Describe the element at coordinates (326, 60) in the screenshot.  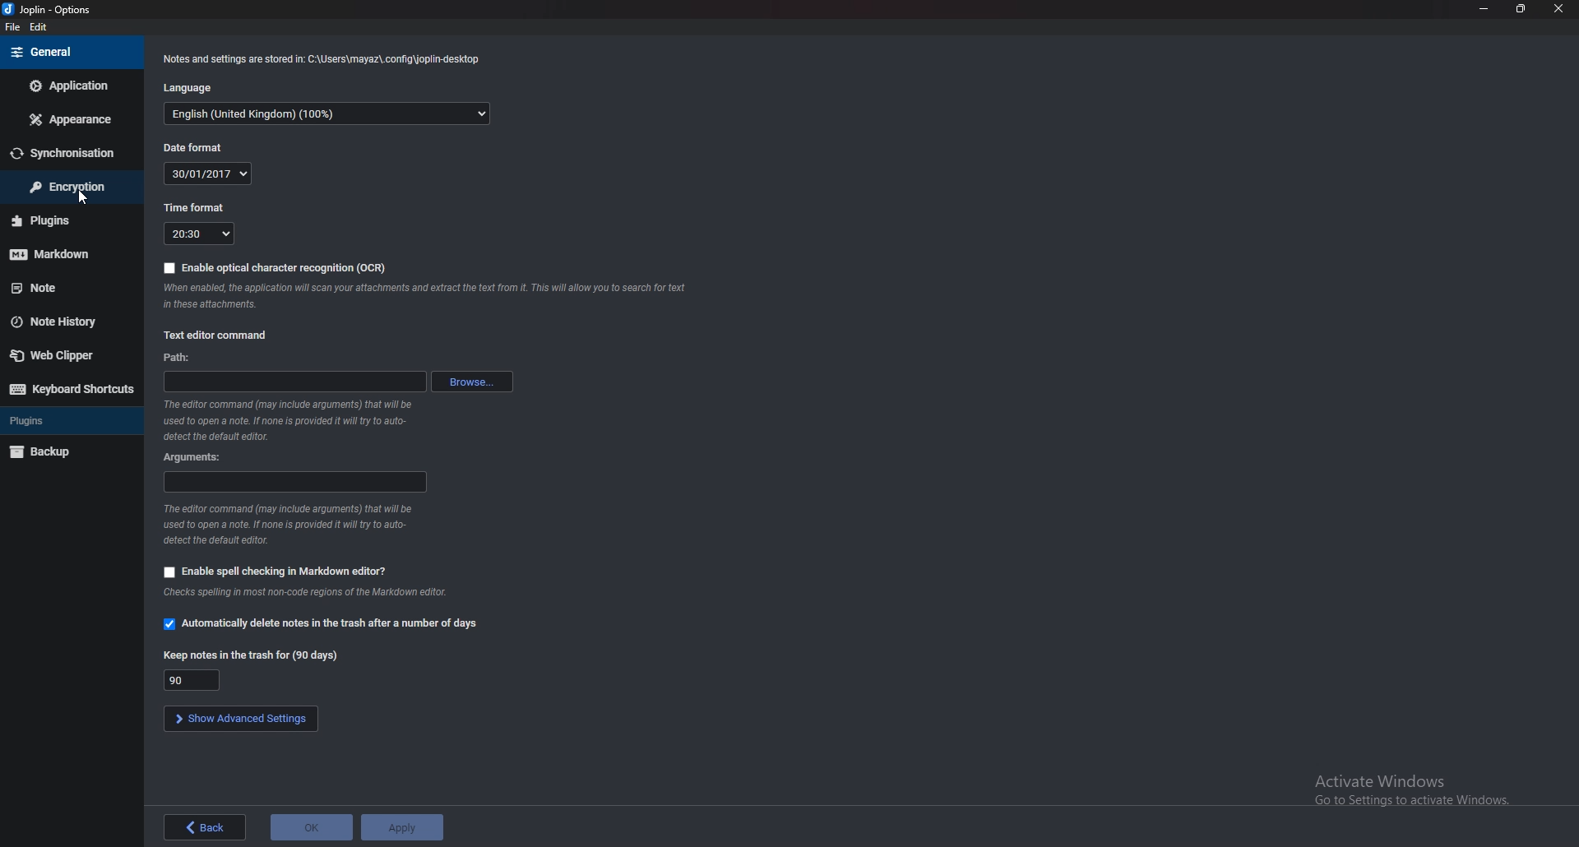
I see `info` at that location.